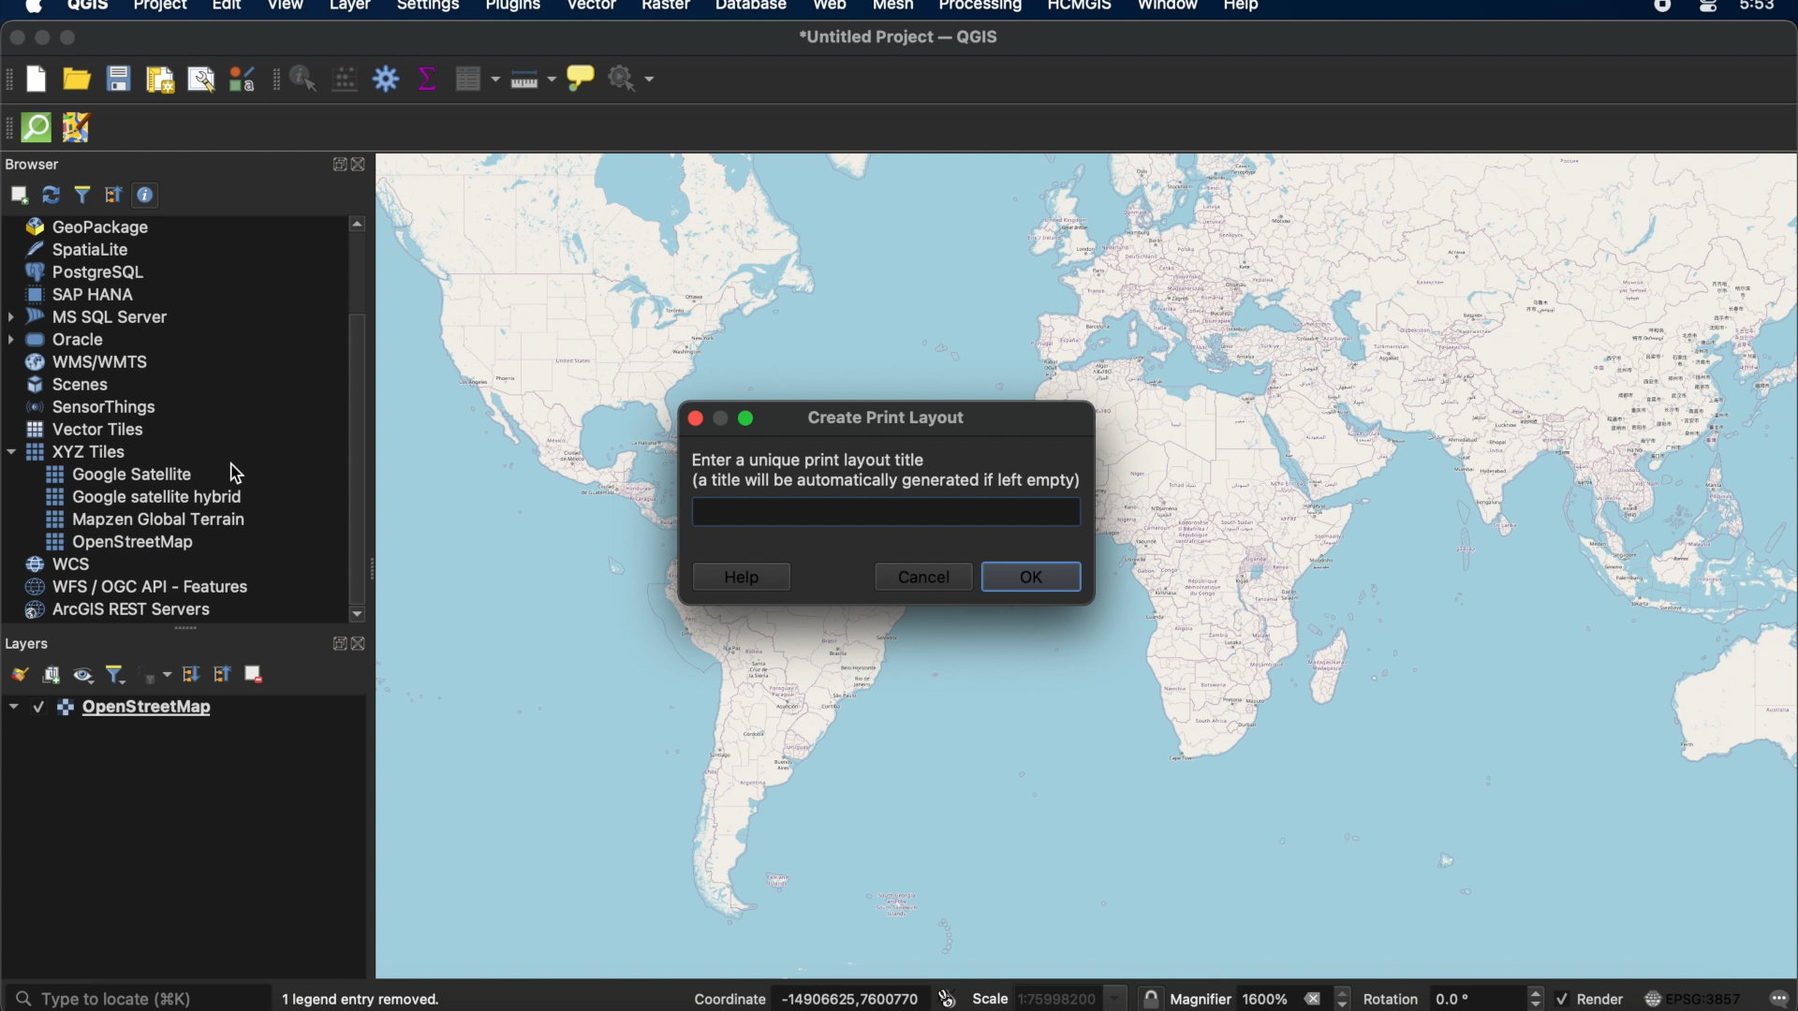 The image size is (1798, 1011). Describe the element at coordinates (830, 7) in the screenshot. I see `web` at that location.